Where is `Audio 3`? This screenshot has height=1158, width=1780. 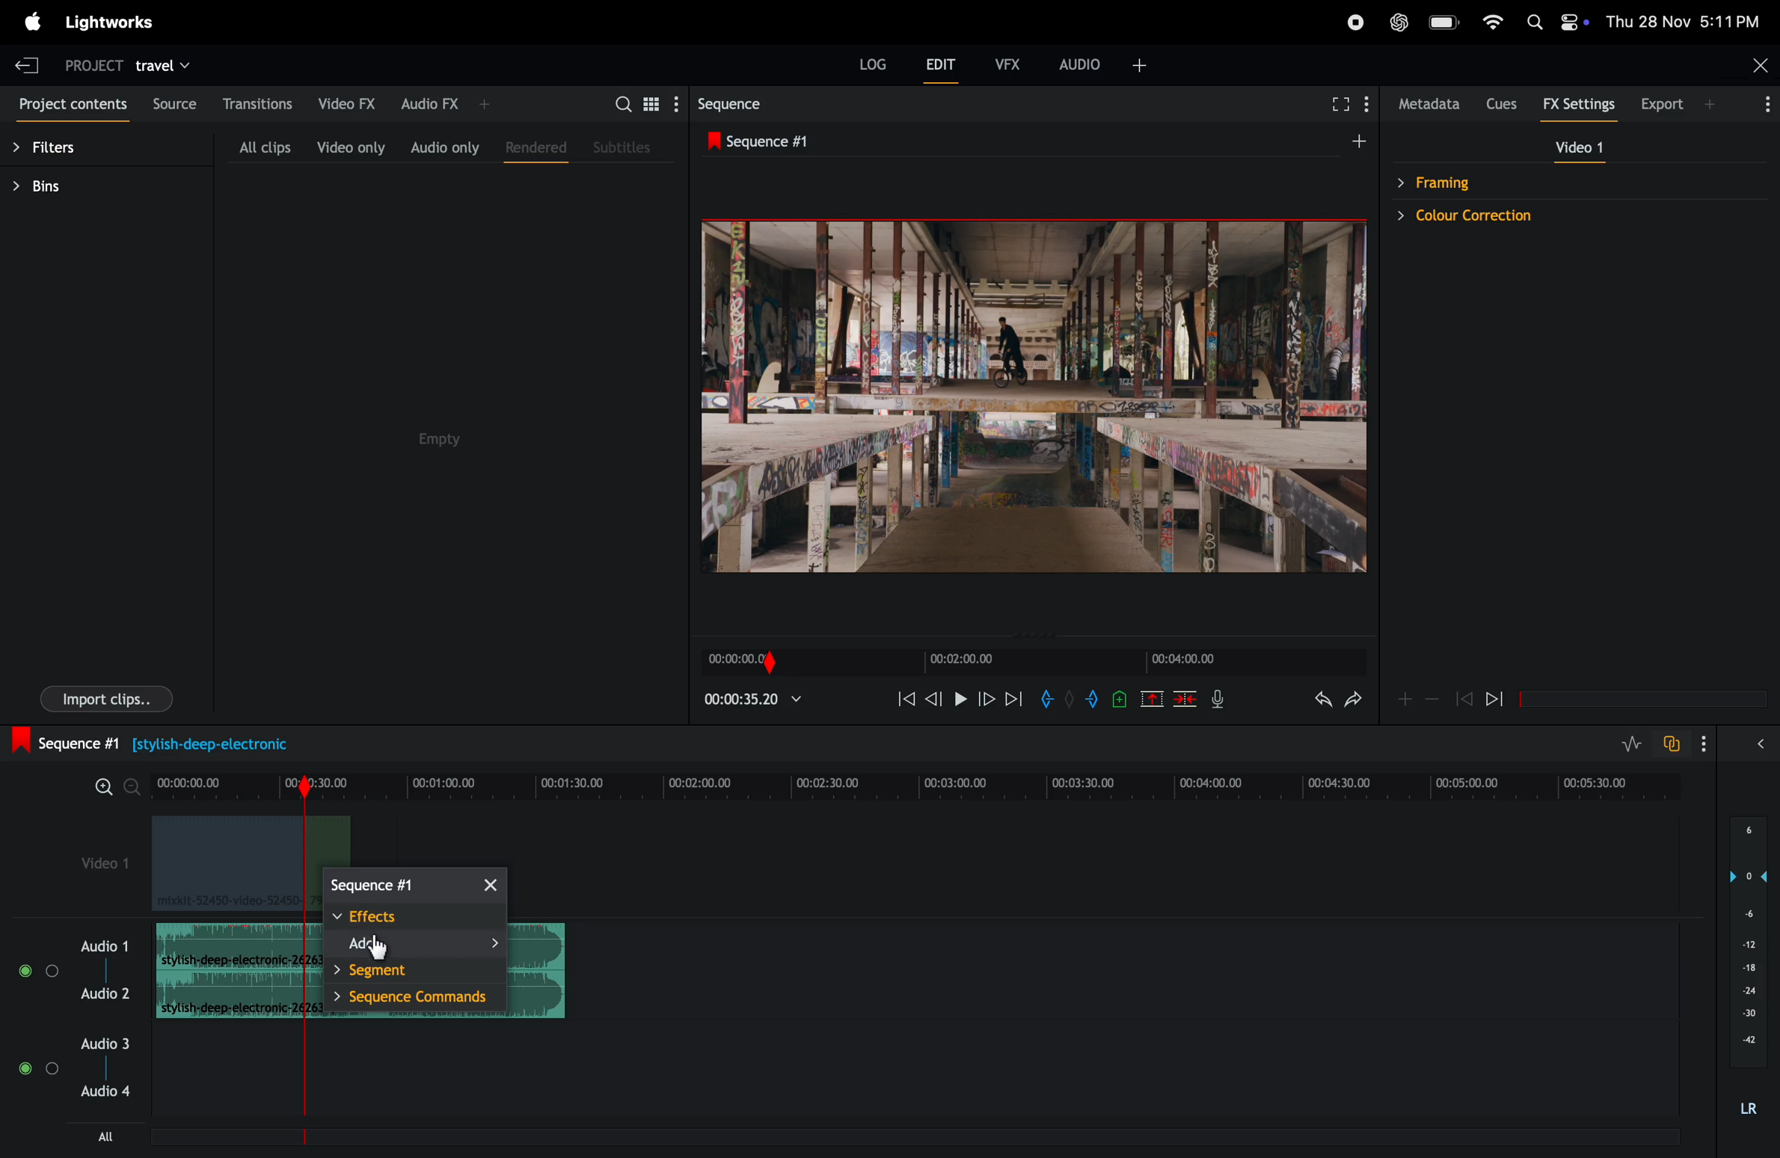 Audio 3 is located at coordinates (104, 1044).